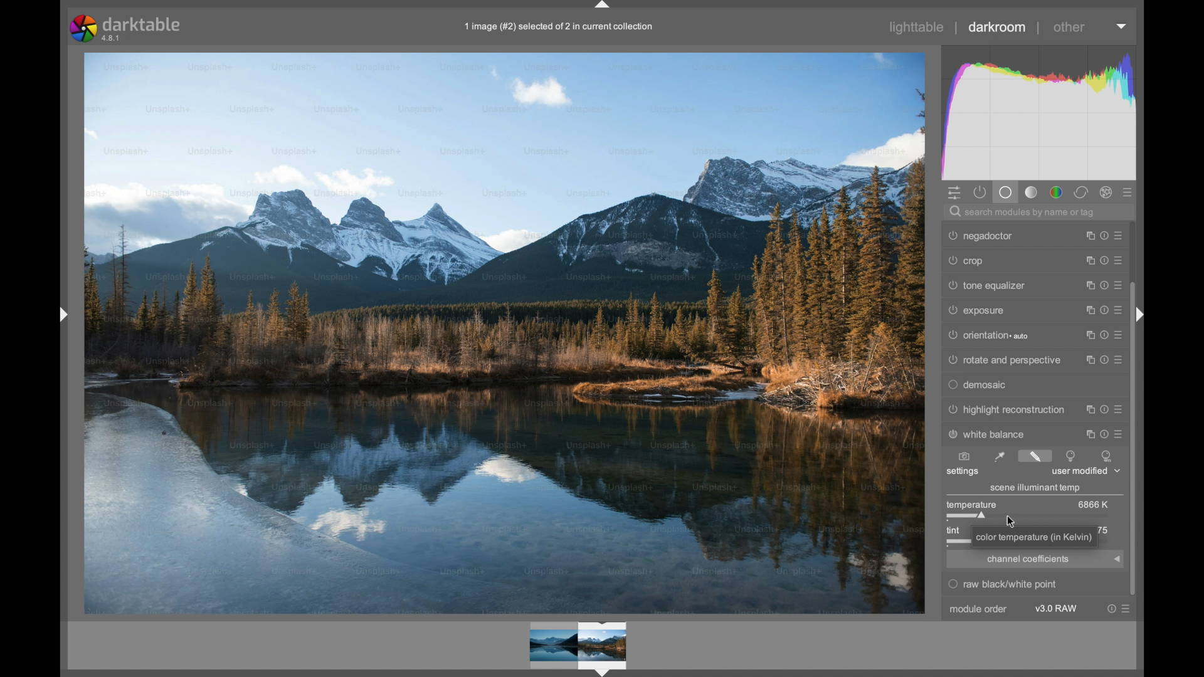 This screenshot has width=1204, height=677. What do you see at coordinates (1022, 213) in the screenshot?
I see `search modules by name or tag` at bounding box center [1022, 213].